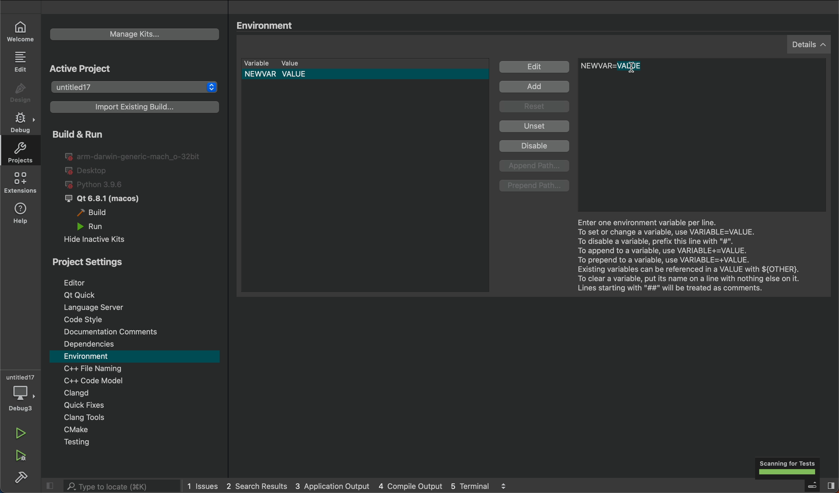 This screenshot has height=493, width=839. Describe the element at coordinates (136, 380) in the screenshot. I see `code modal` at that location.